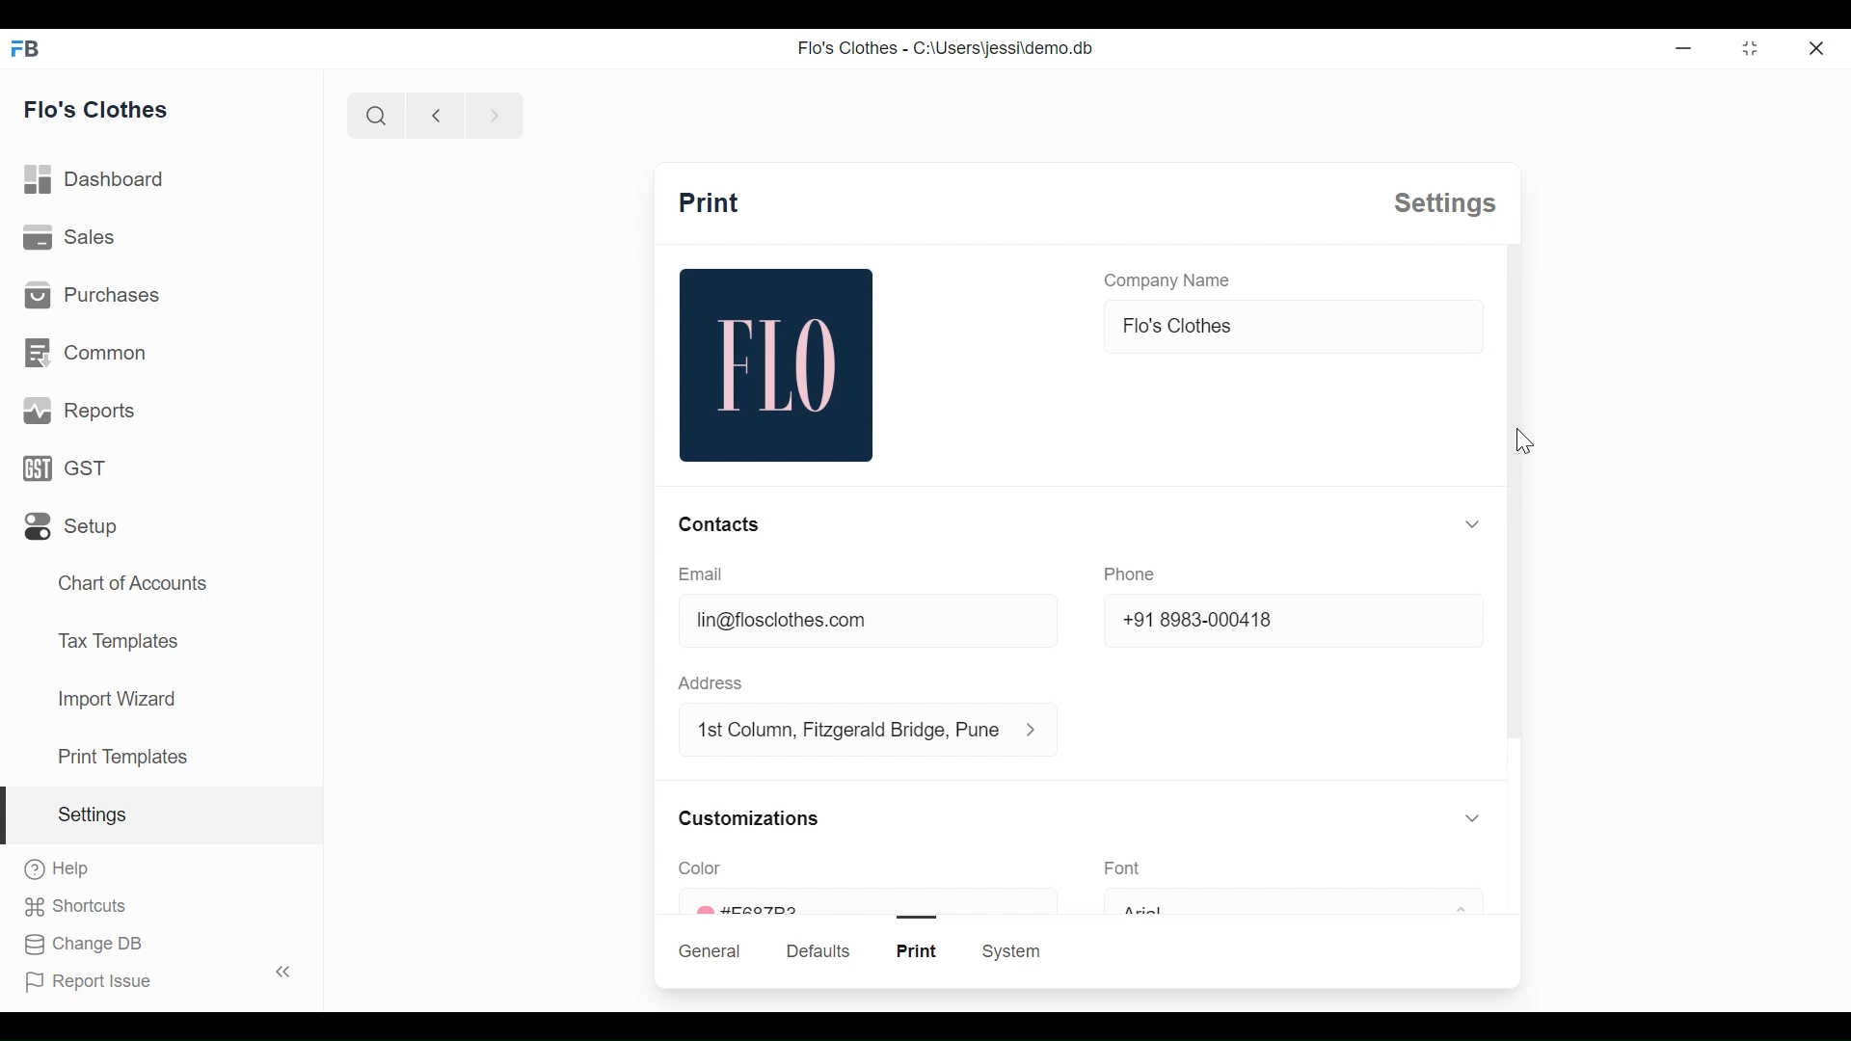 The width and height of the screenshot is (1851, 1041). Describe the element at coordinates (27, 47) in the screenshot. I see `FB` at that location.